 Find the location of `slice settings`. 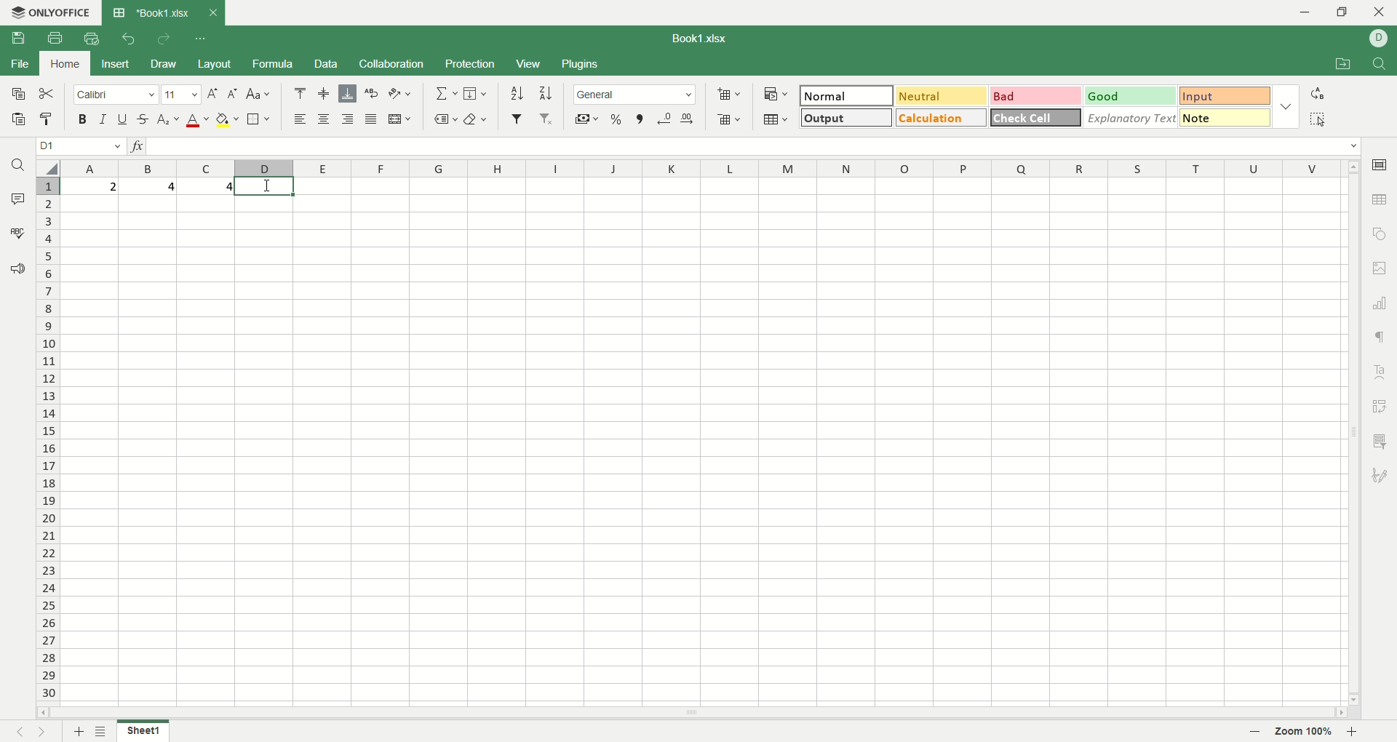

slice settings is located at coordinates (1380, 444).